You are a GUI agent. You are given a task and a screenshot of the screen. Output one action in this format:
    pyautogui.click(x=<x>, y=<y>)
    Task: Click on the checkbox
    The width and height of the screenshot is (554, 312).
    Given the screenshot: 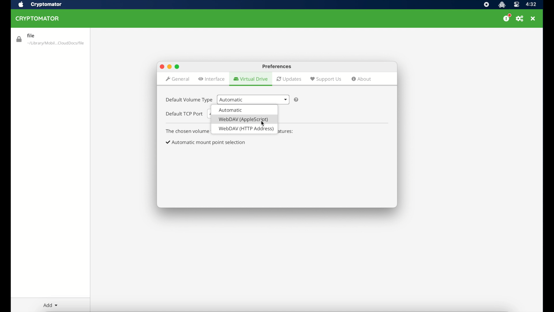 What is the action you would take?
    pyautogui.click(x=206, y=142)
    